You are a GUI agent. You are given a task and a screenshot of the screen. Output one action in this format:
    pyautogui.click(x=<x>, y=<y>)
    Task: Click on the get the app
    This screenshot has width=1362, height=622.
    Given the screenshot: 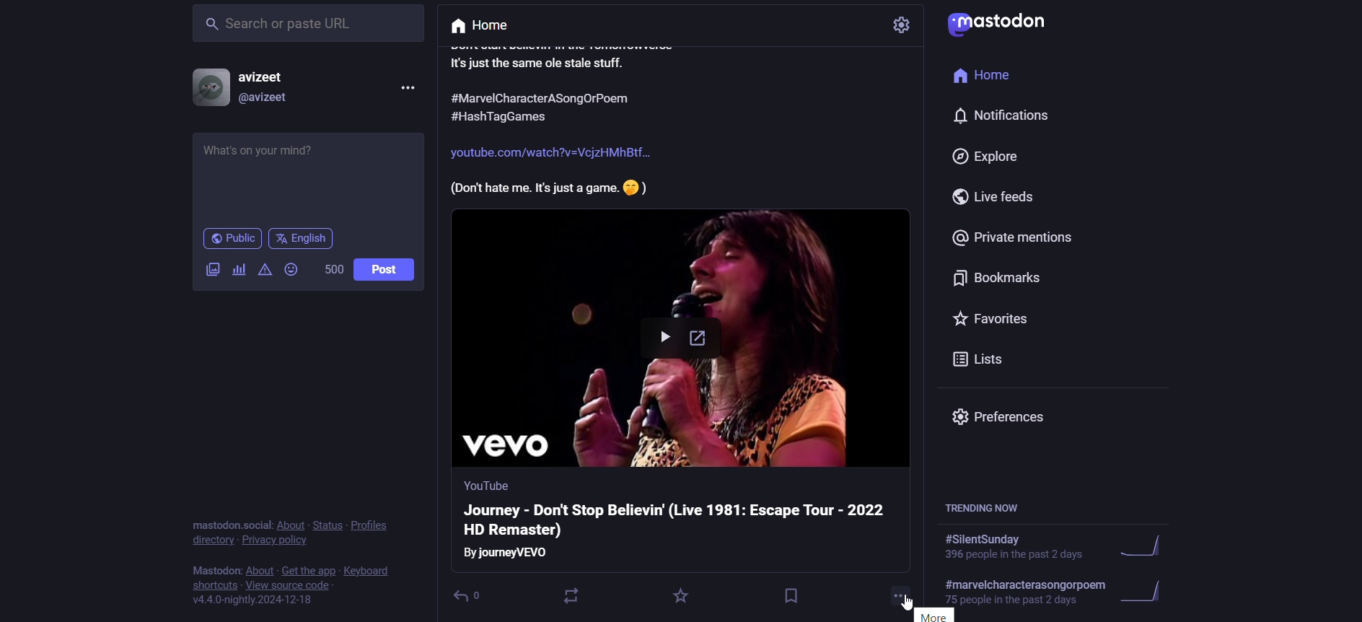 What is the action you would take?
    pyautogui.click(x=309, y=570)
    